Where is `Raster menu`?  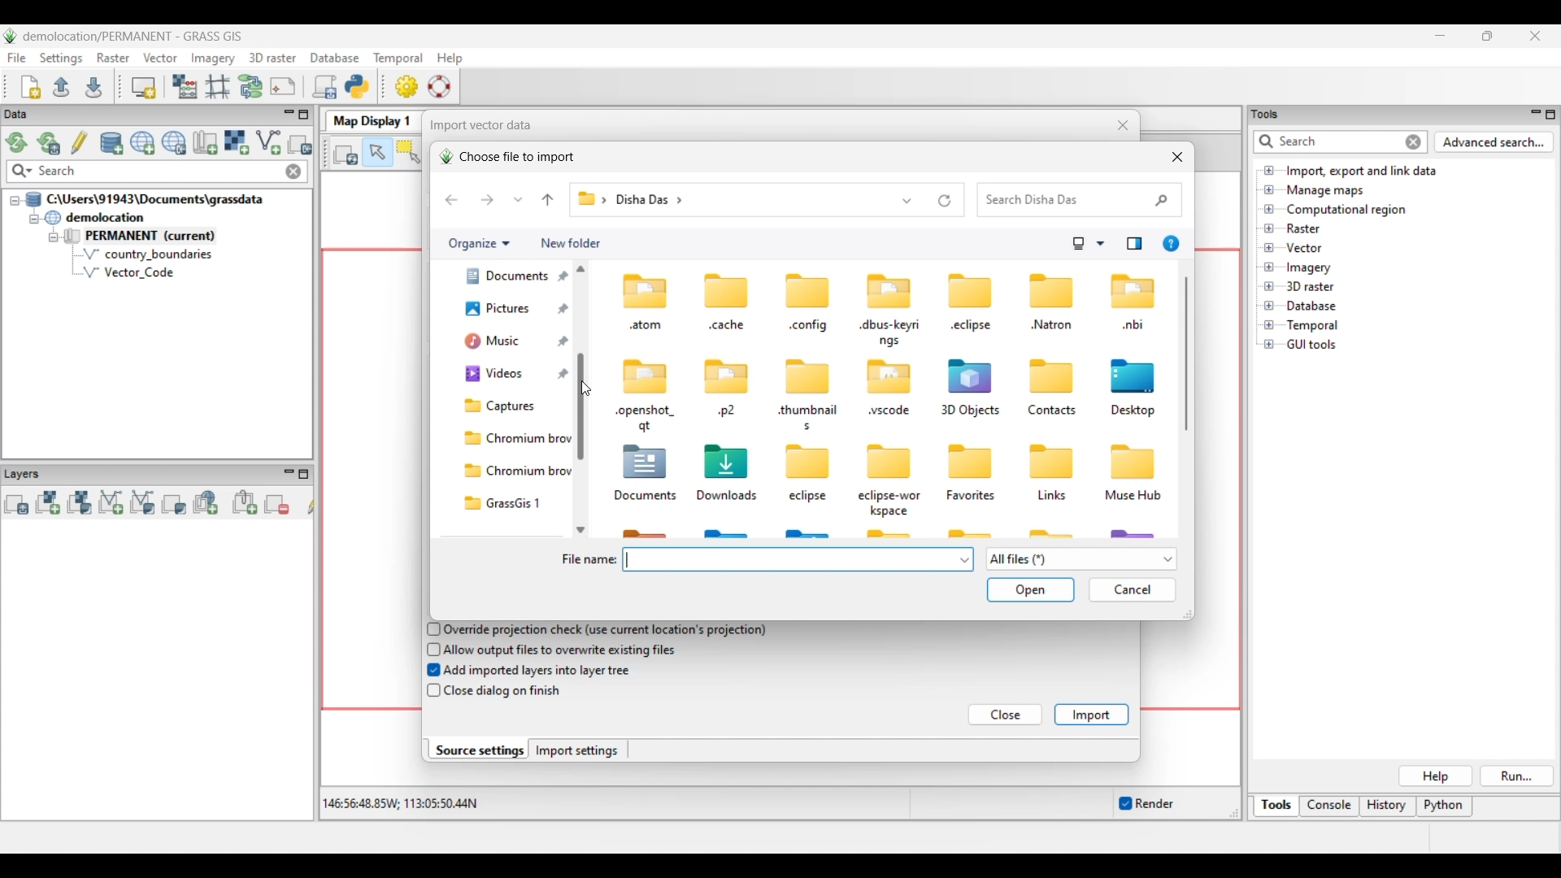
Raster menu is located at coordinates (113, 58).